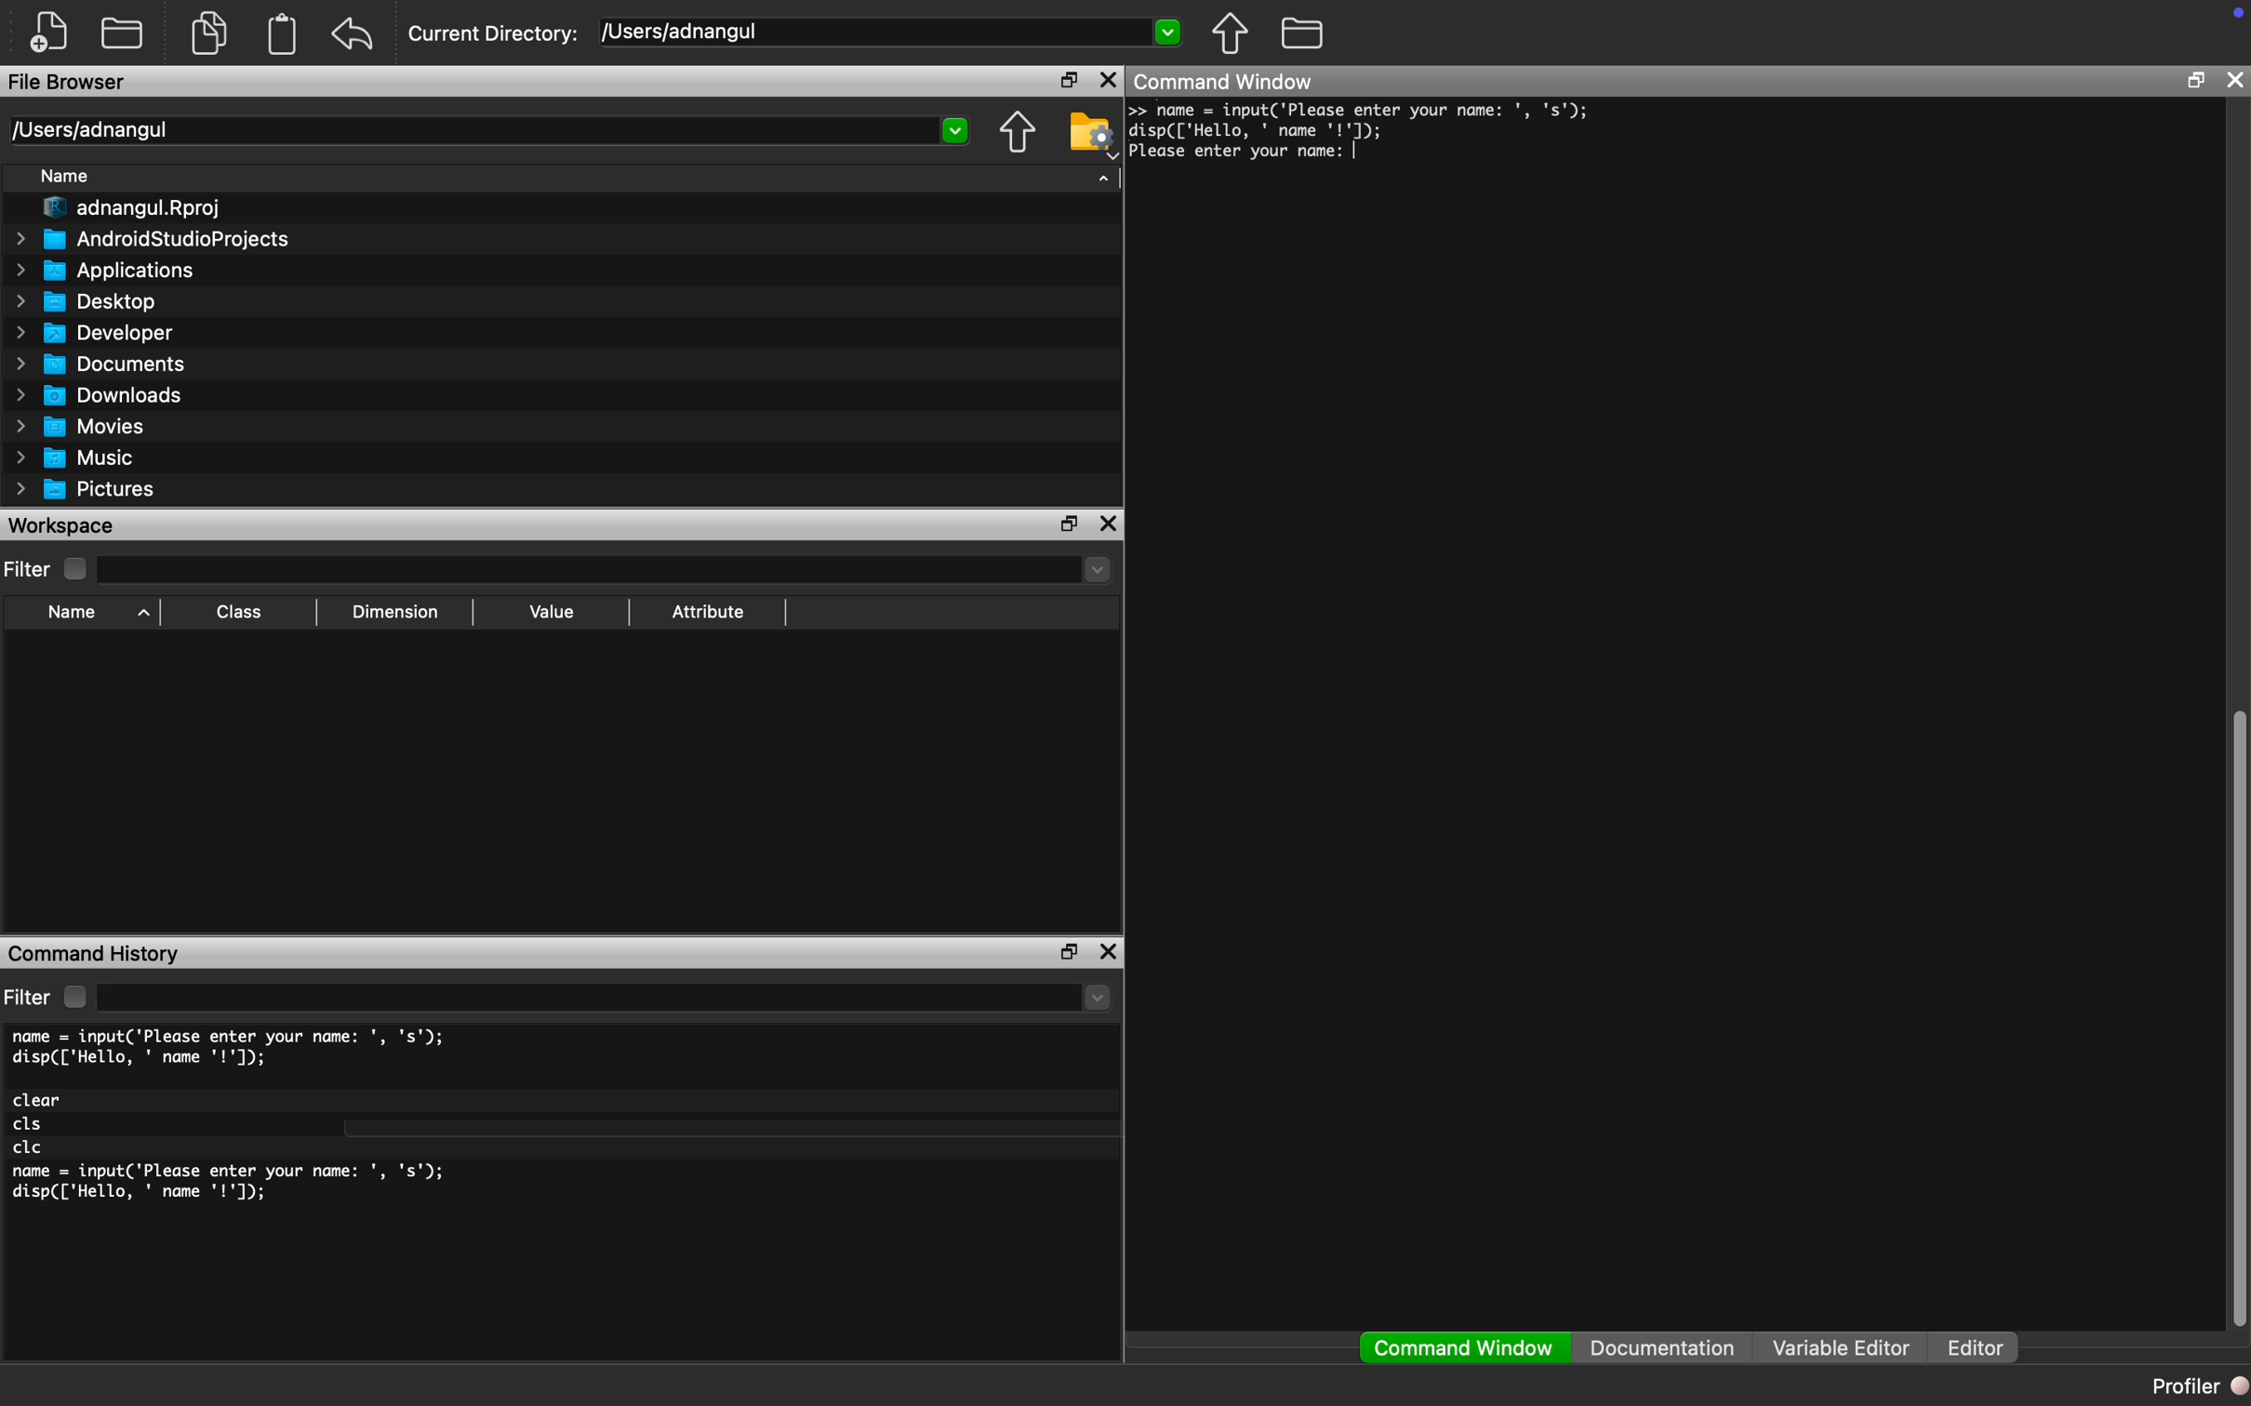 This screenshot has height=1406, width=2251. Describe the element at coordinates (1094, 569) in the screenshot. I see `dropdown` at that location.